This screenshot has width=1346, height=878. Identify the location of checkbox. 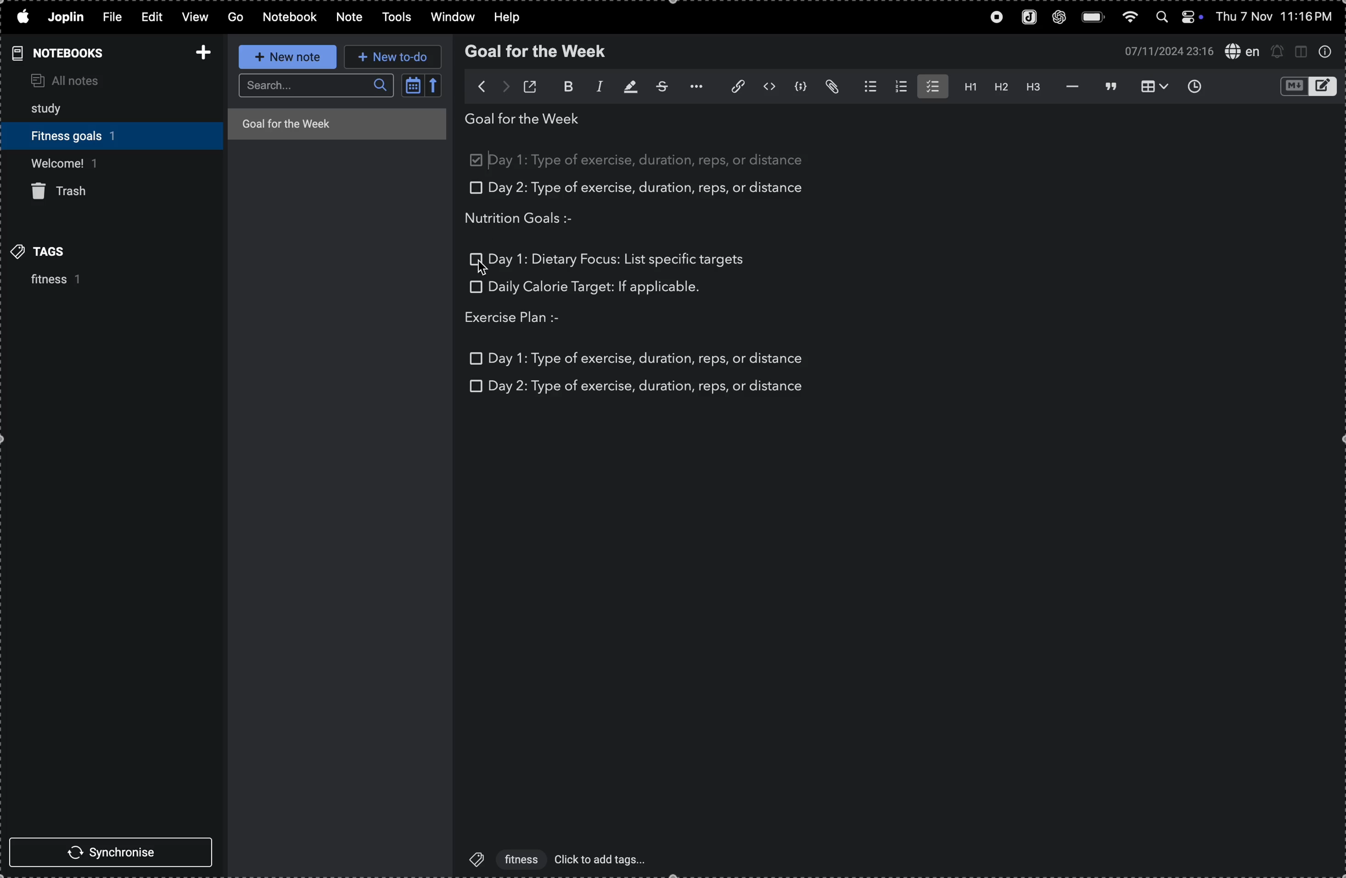
(474, 188).